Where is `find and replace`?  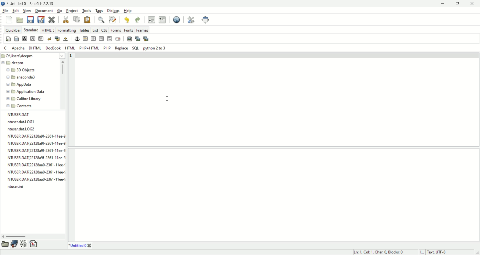
find and replace is located at coordinates (112, 20).